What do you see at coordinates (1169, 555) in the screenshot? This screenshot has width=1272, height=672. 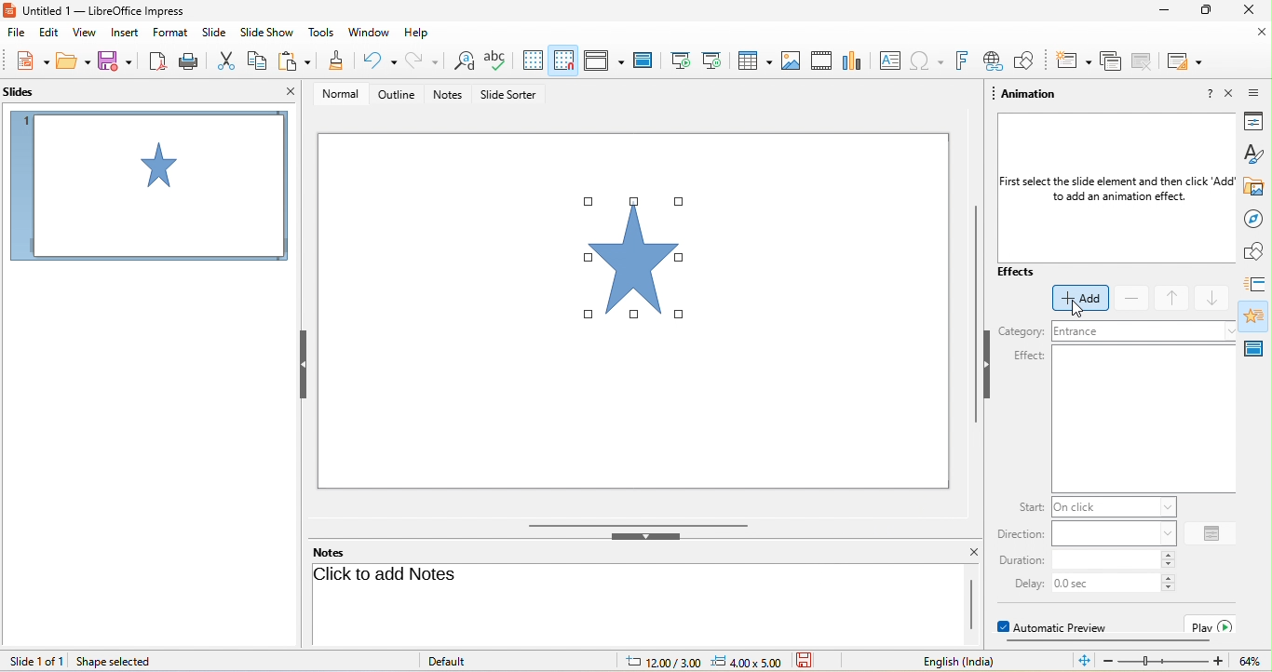 I see `increase duration` at bounding box center [1169, 555].